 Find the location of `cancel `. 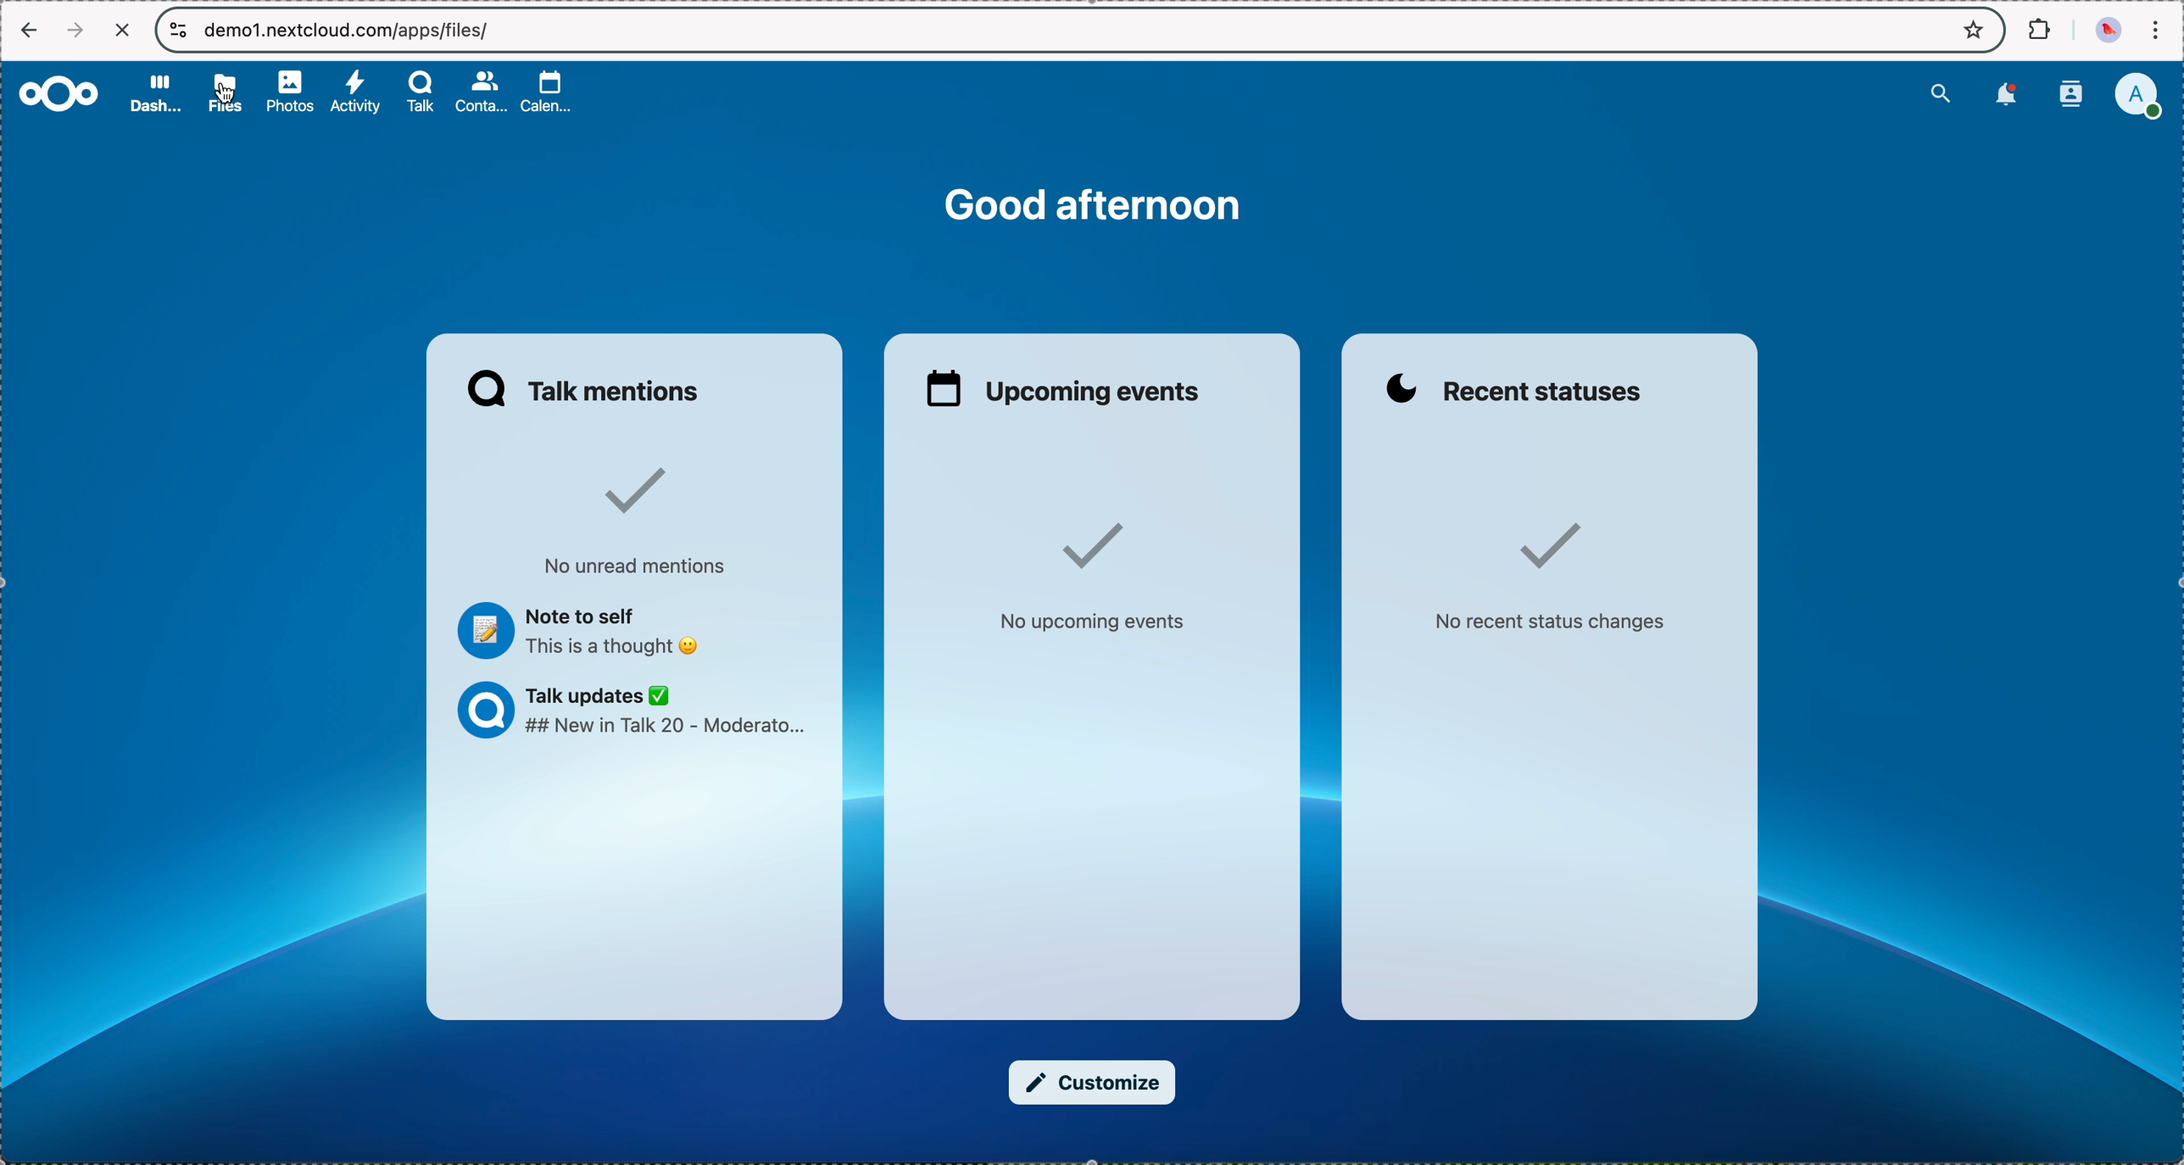

cancel  is located at coordinates (123, 30).